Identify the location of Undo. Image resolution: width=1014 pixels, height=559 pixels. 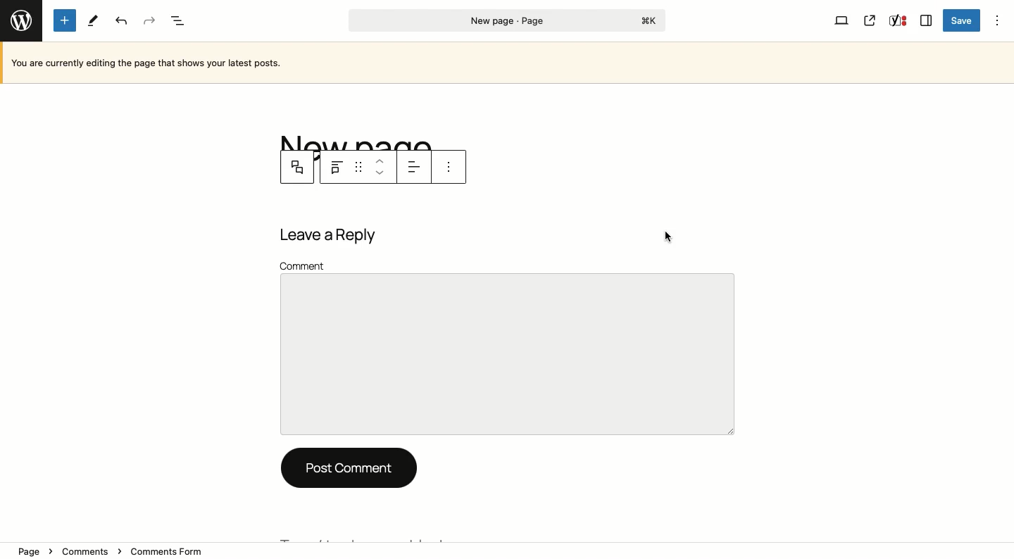
(121, 20).